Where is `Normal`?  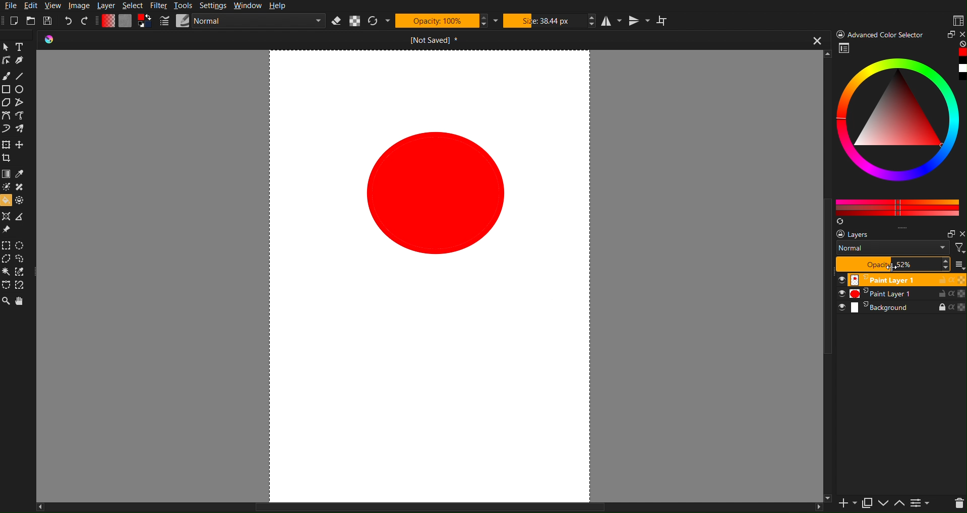
Normal is located at coordinates (891, 249).